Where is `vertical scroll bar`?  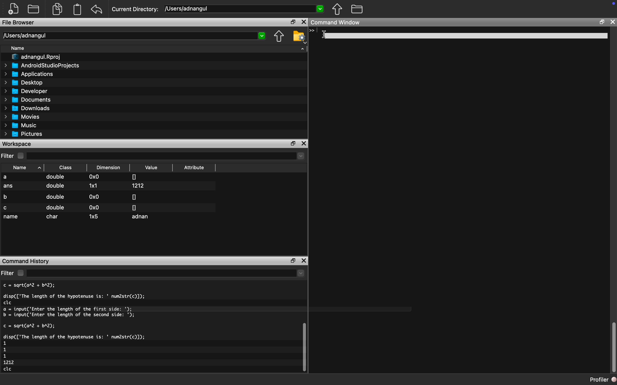
vertical scroll bar is located at coordinates (303, 347).